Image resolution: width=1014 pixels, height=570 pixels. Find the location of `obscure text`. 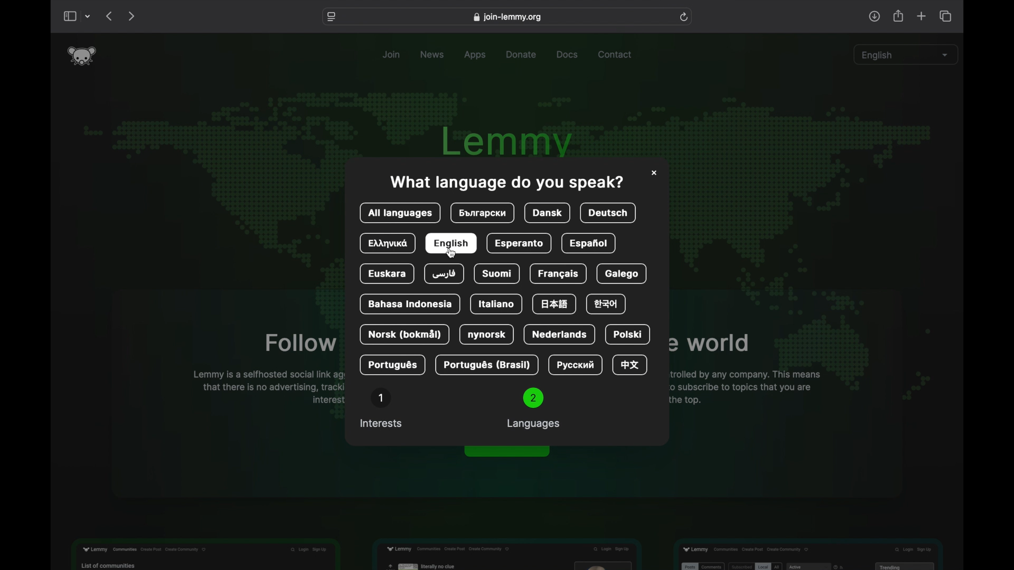

obscure text is located at coordinates (709, 344).